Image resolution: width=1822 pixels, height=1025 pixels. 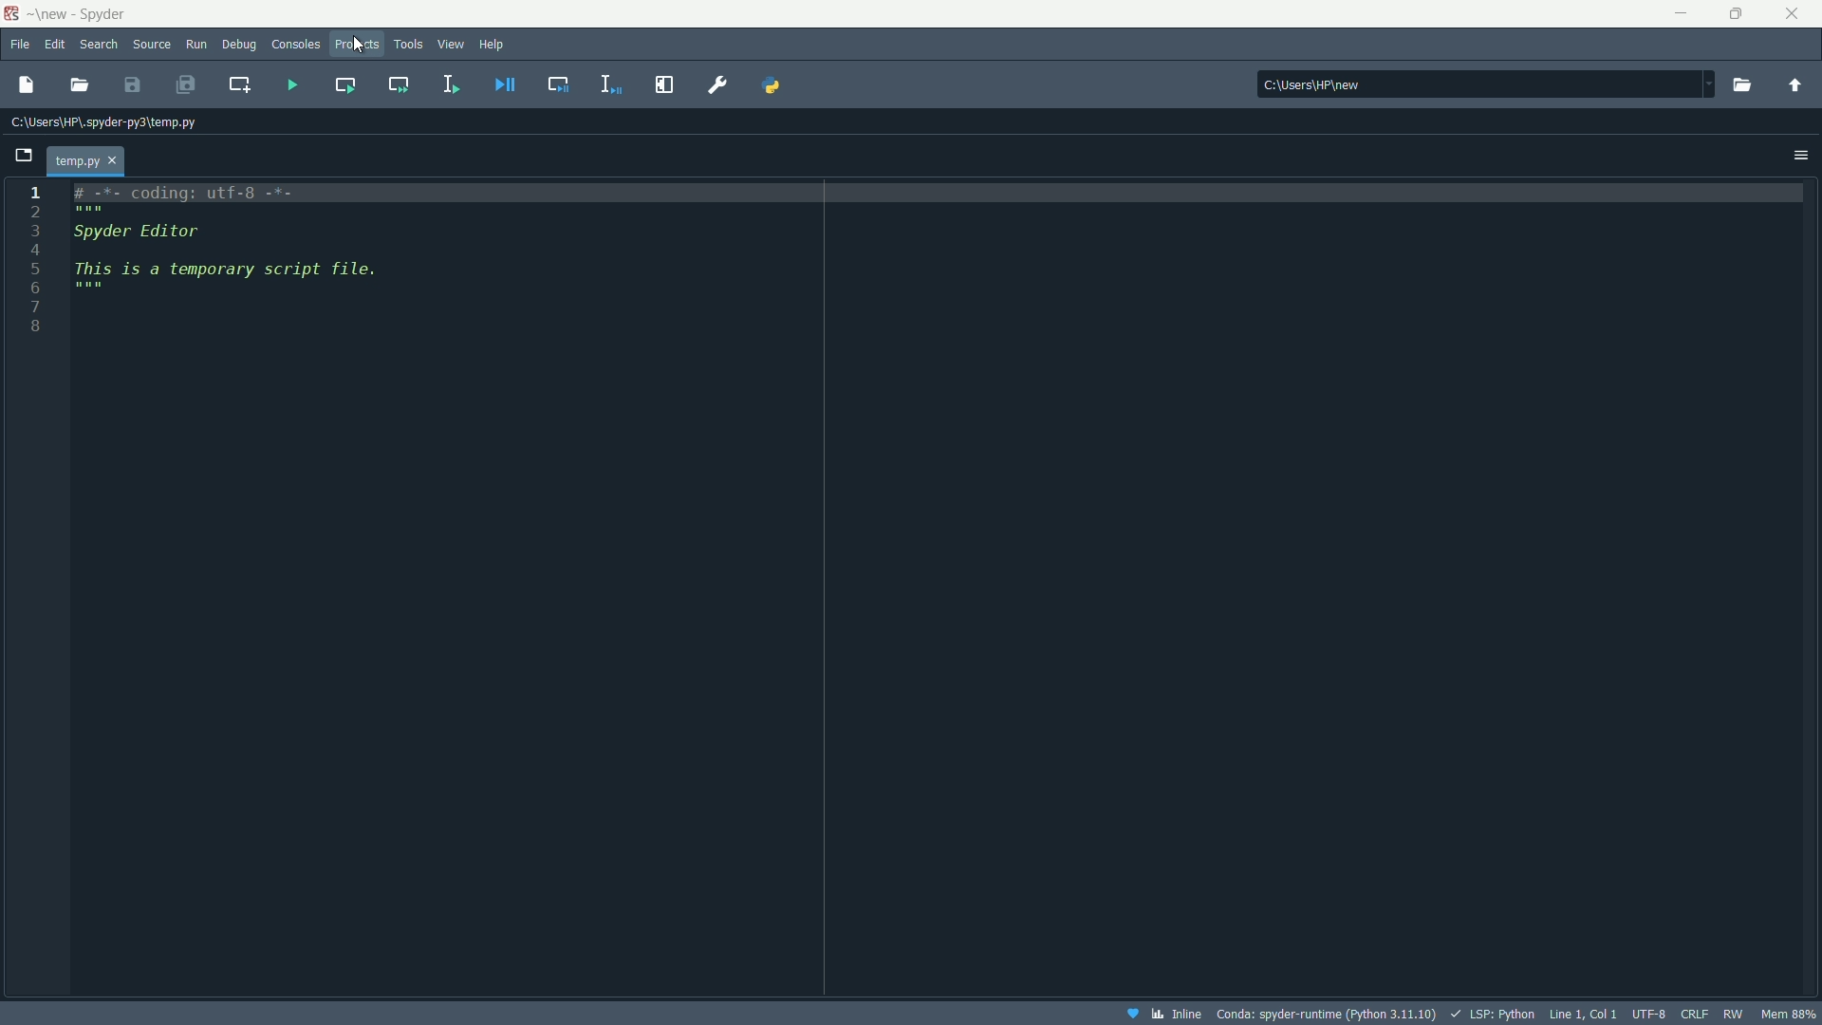 What do you see at coordinates (24, 153) in the screenshot?
I see `Browse tab` at bounding box center [24, 153].